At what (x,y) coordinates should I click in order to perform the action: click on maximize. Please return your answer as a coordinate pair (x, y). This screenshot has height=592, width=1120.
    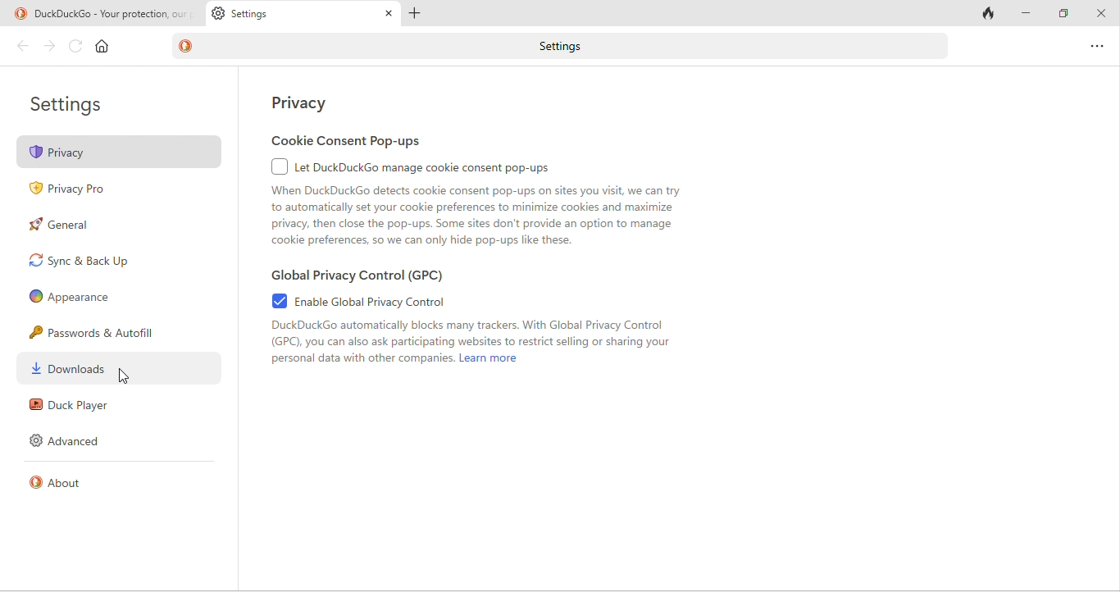
    Looking at the image, I should click on (1061, 14).